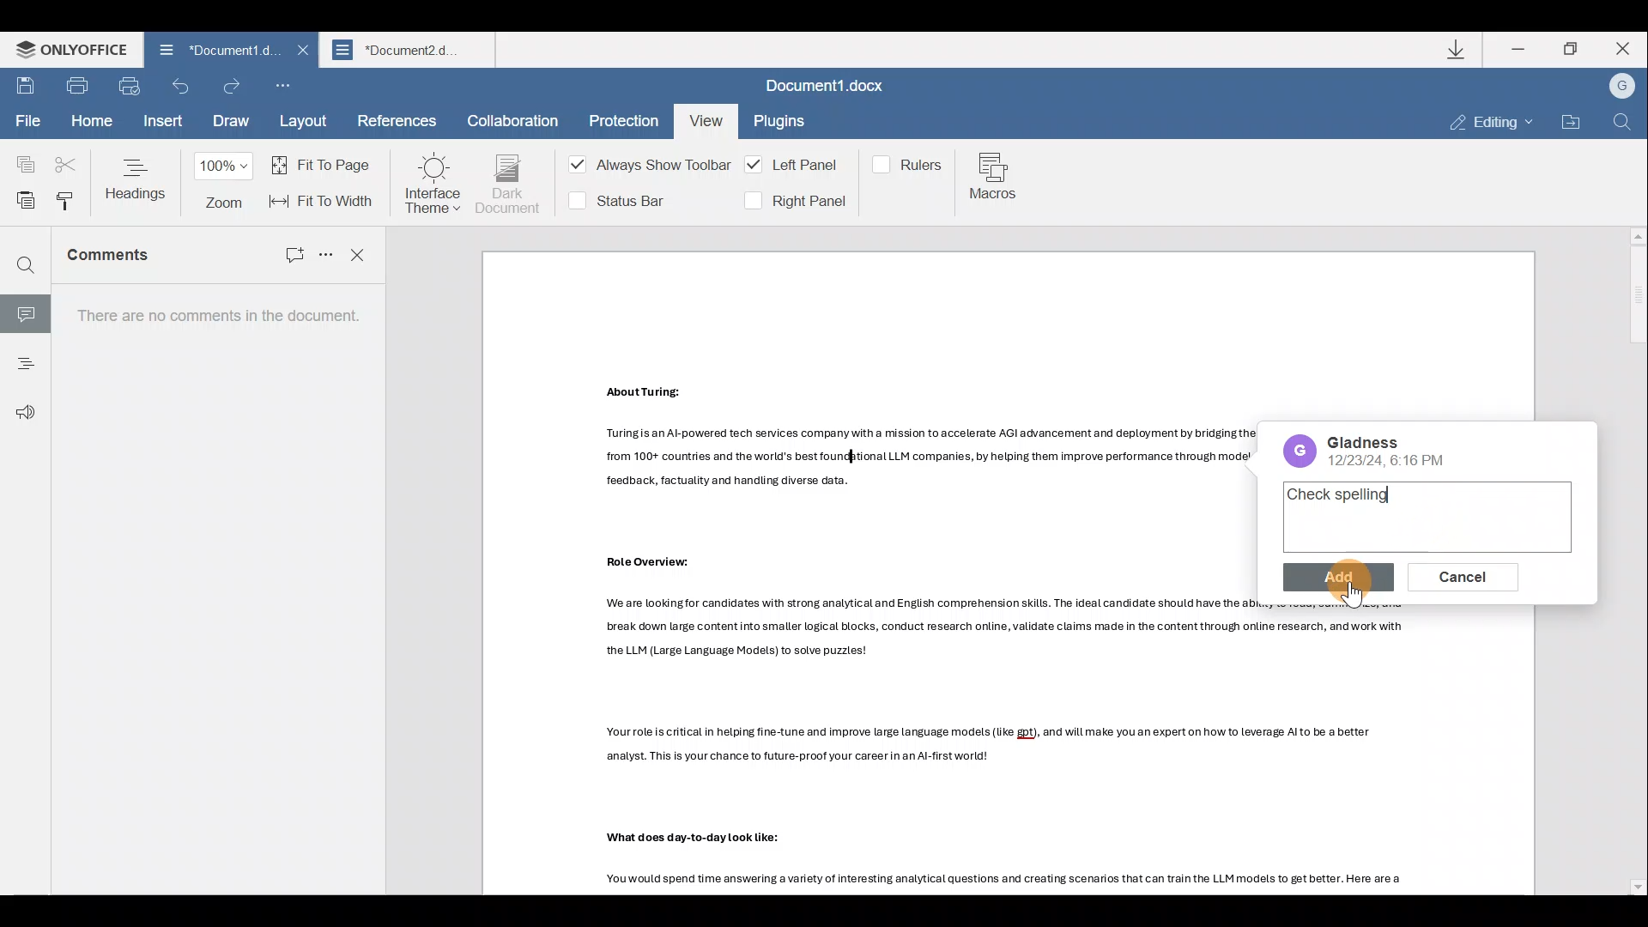 The width and height of the screenshot is (1648, 927). What do you see at coordinates (509, 185) in the screenshot?
I see `Dark document` at bounding box center [509, 185].